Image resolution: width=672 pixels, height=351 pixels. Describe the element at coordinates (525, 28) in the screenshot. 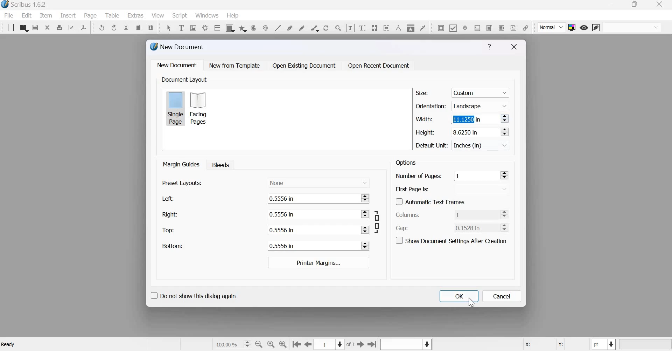

I see `link annotation` at that location.